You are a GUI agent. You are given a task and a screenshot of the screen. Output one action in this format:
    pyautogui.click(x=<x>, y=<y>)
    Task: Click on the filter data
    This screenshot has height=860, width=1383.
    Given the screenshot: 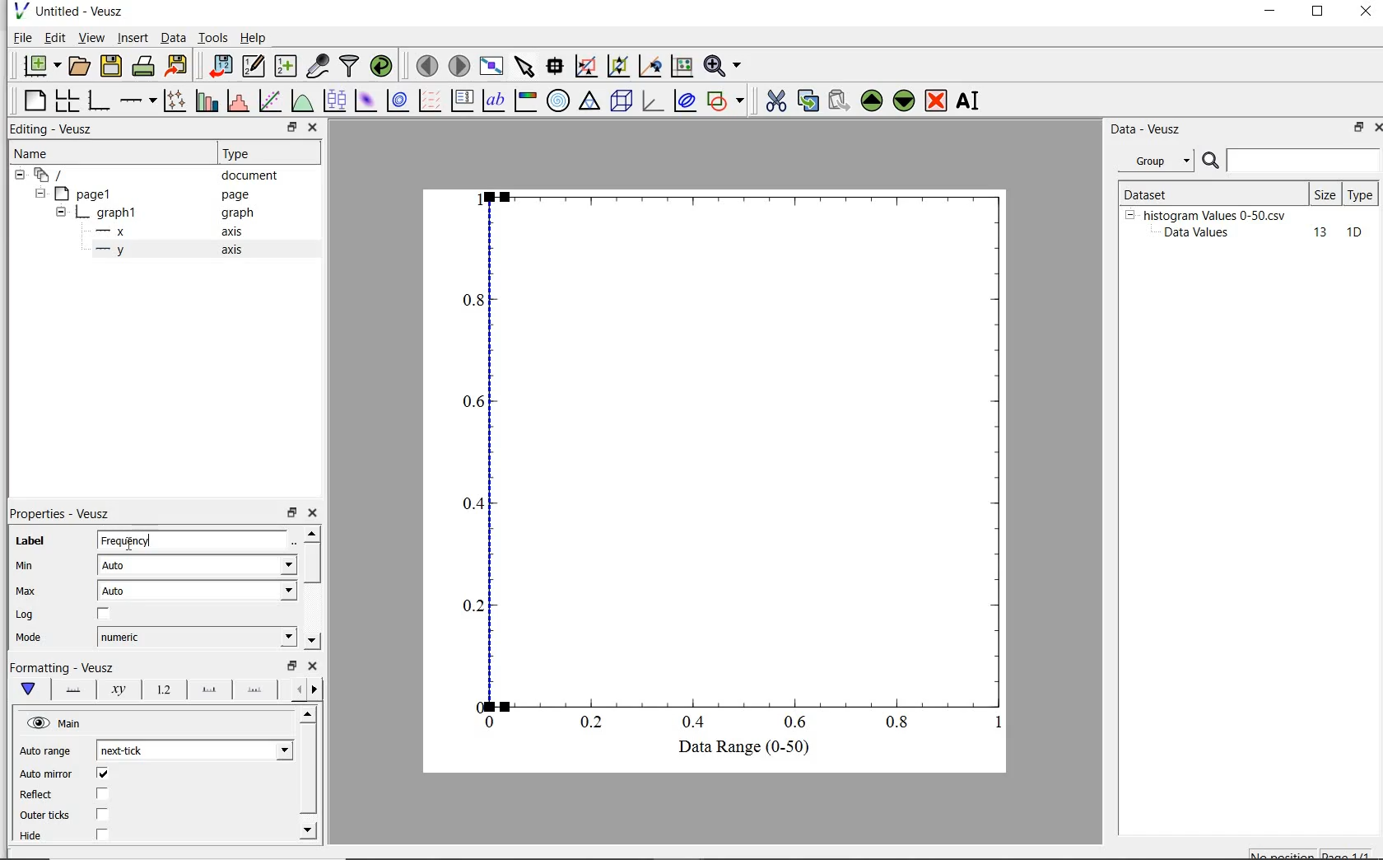 What is the action you would take?
    pyautogui.click(x=350, y=66)
    